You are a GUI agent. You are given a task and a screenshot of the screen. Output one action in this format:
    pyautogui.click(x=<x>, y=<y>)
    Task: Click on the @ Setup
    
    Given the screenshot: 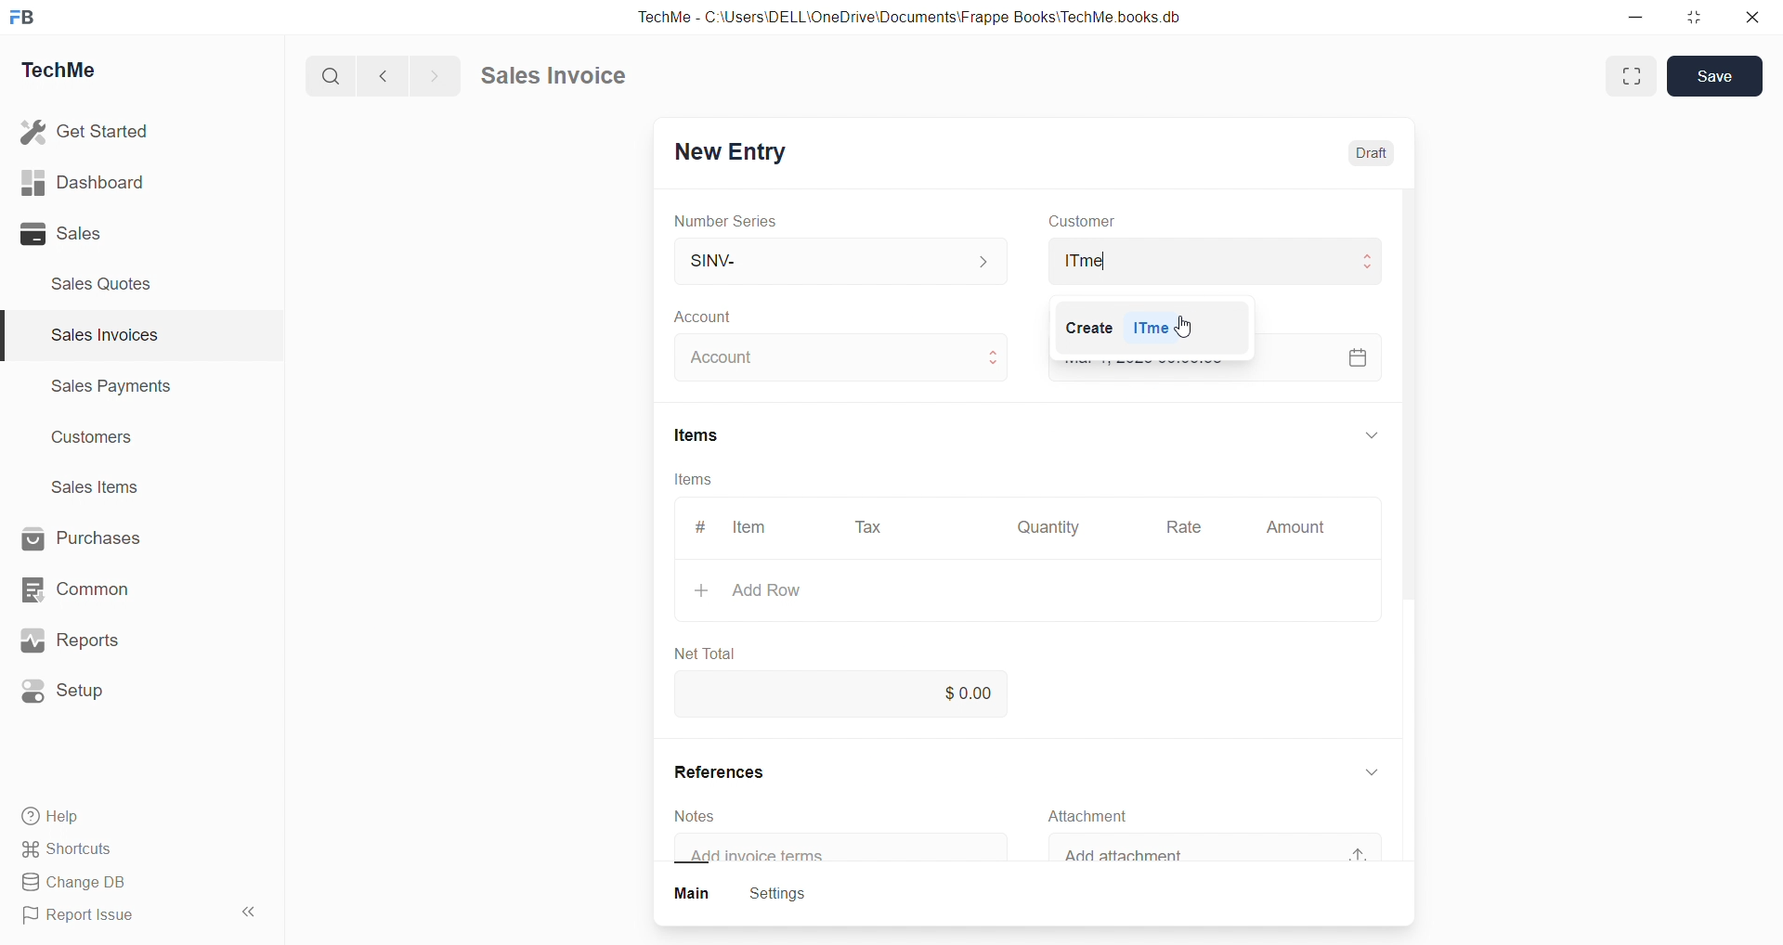 What is the action you would take?
    pyautogui.click(x=73, y=698)
    